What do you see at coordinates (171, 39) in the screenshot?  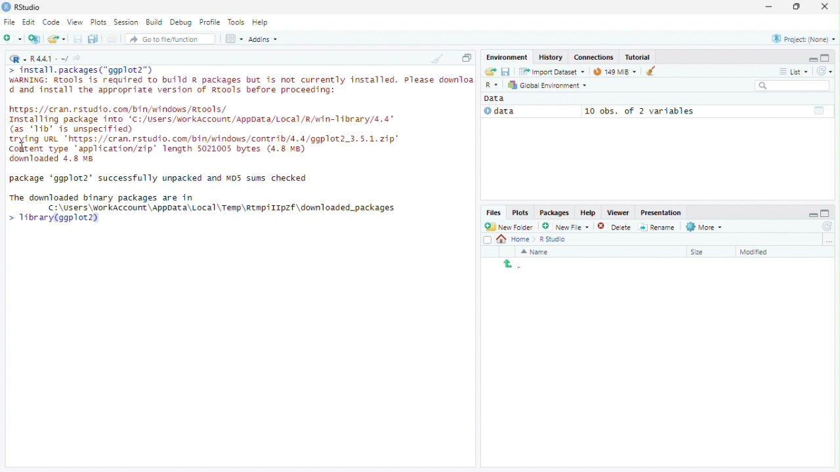 I see `Go to file/function` at bounding box center [171, 39].